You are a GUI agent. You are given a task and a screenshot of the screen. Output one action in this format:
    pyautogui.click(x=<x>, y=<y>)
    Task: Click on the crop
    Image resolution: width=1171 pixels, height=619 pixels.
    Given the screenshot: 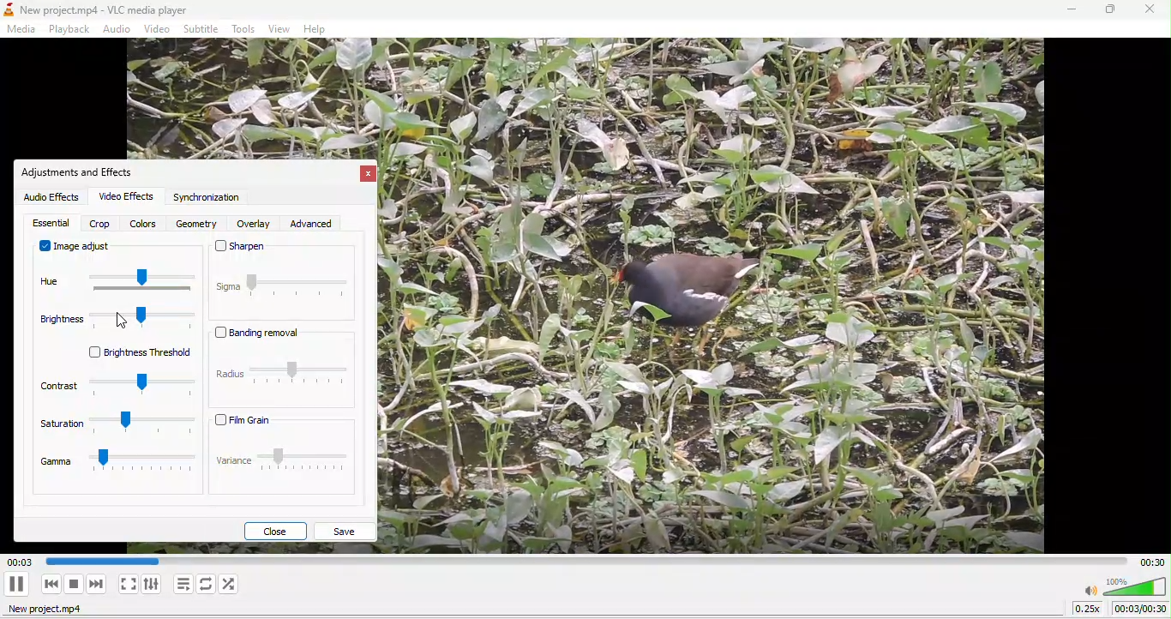 What is the action you would take?
    pyautogui.click(x=99, y=225)
    